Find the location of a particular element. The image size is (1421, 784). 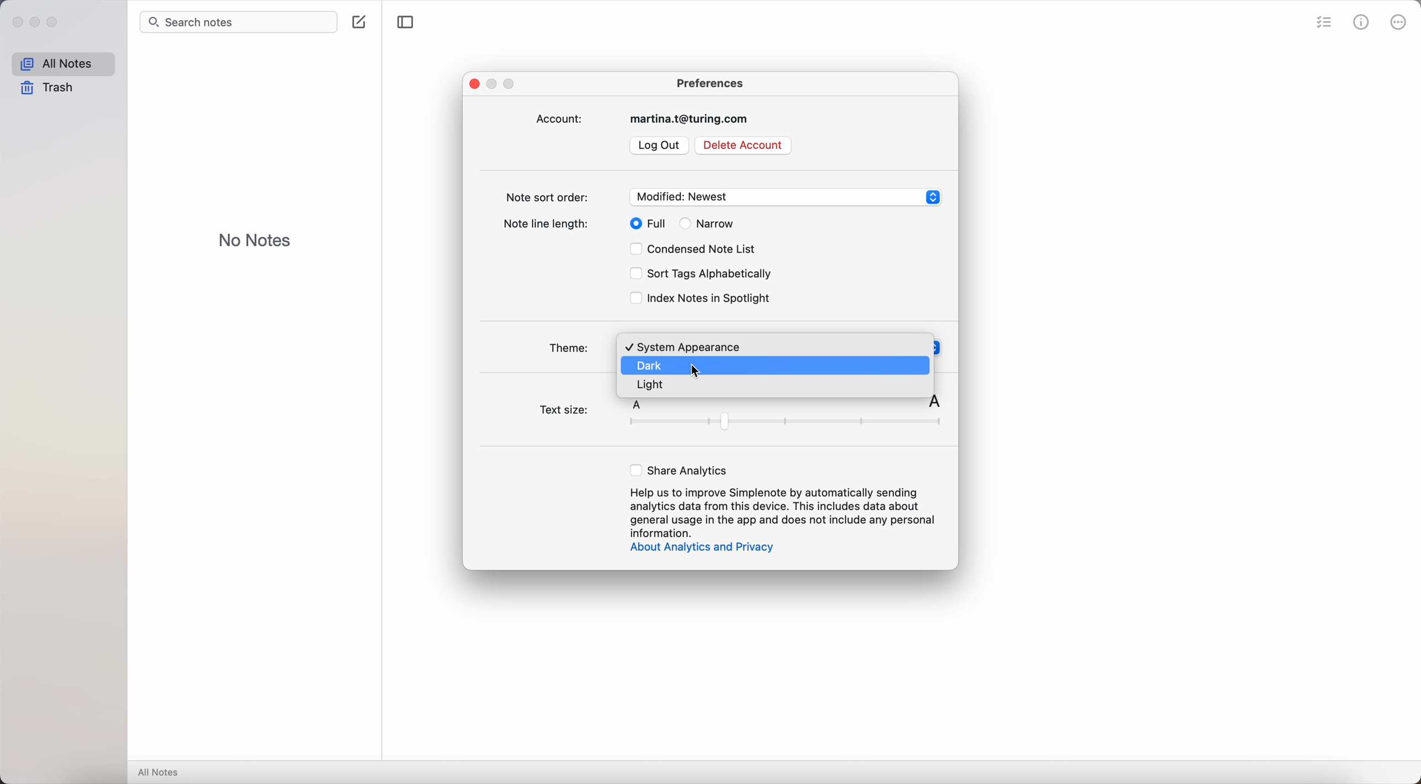

search bar is located at coordinates (239, 22).